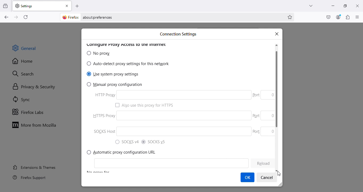  Describe the element at coordinates (36, 125) in the screenshot. I see `Move to Mozilla` at that location.